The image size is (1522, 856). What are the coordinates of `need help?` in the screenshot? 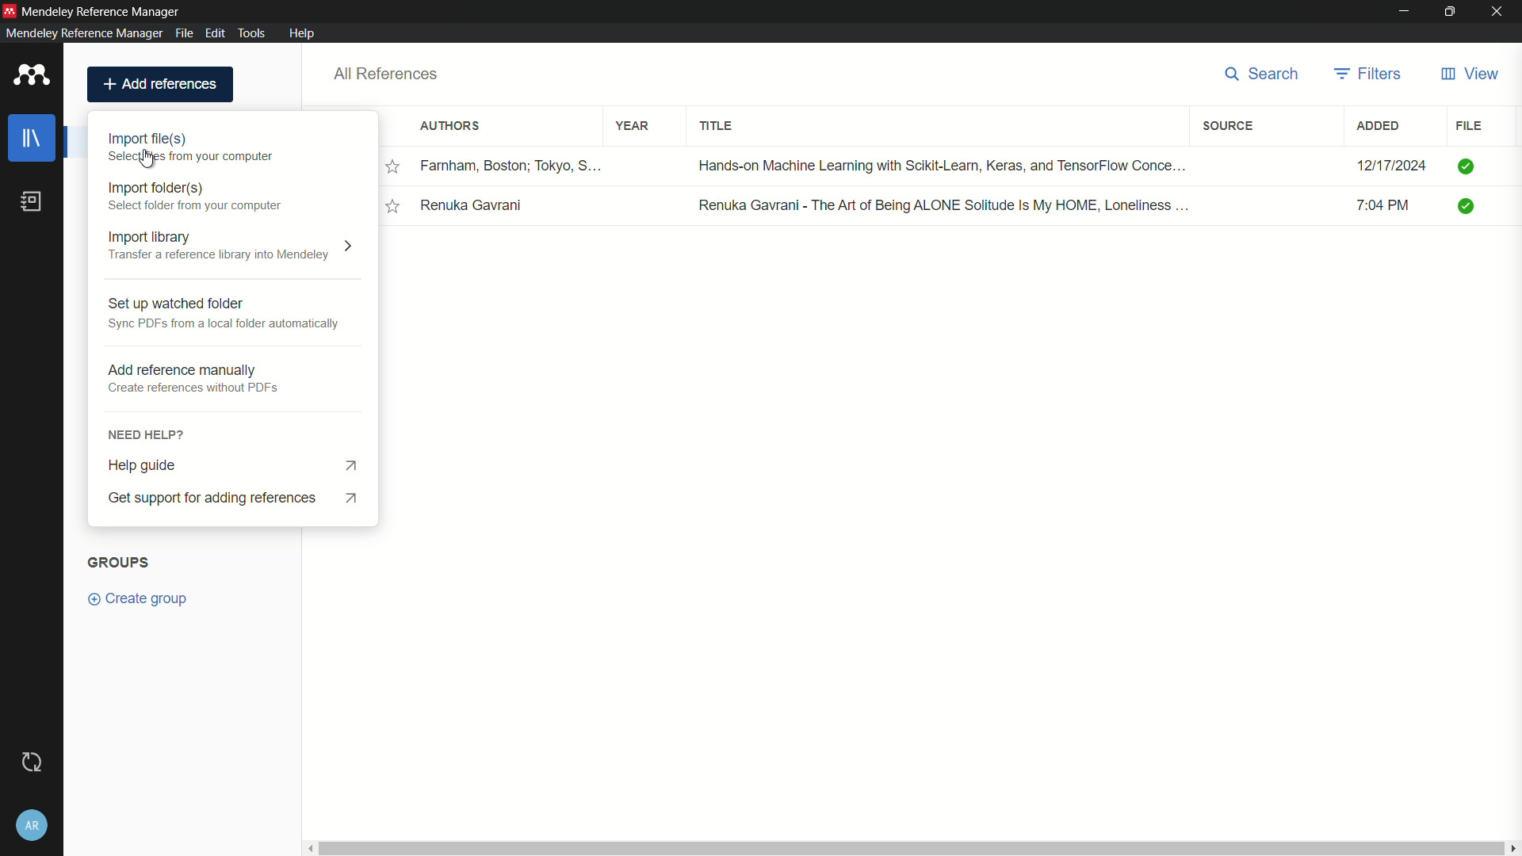 It's located at (232, 433).